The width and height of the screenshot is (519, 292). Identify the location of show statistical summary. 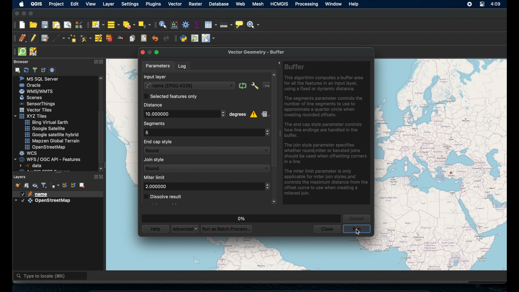
(197, 24).